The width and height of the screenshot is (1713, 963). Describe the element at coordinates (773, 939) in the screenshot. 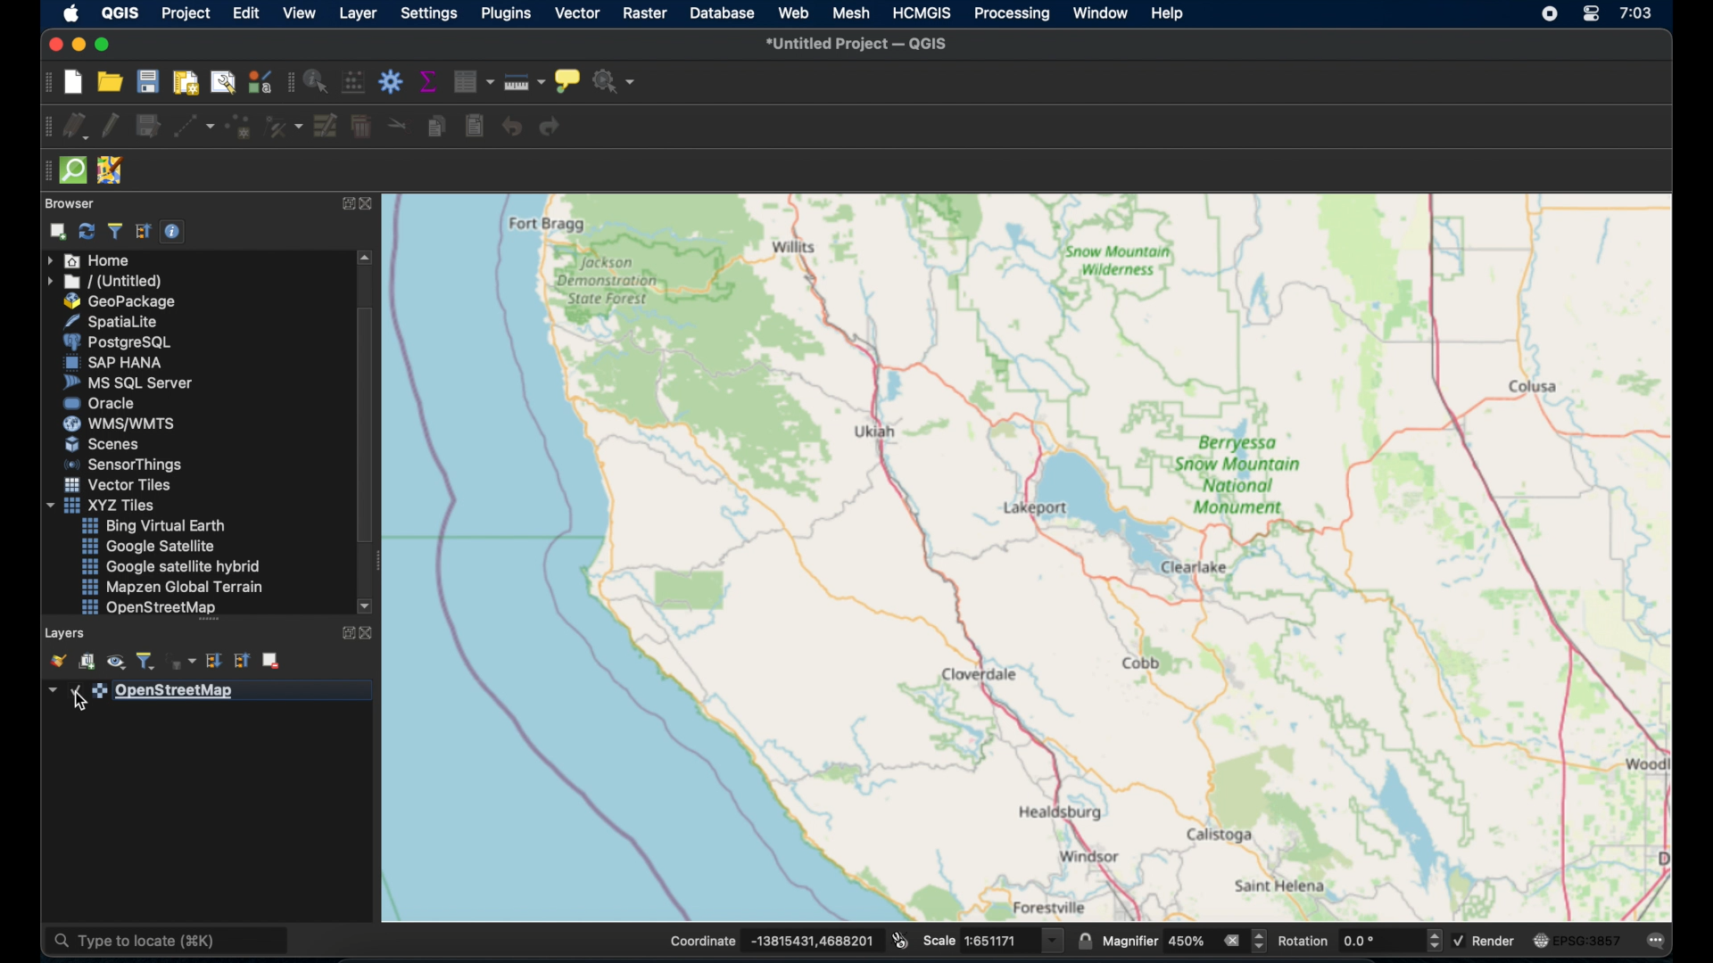

I see `coordinate` at that location.